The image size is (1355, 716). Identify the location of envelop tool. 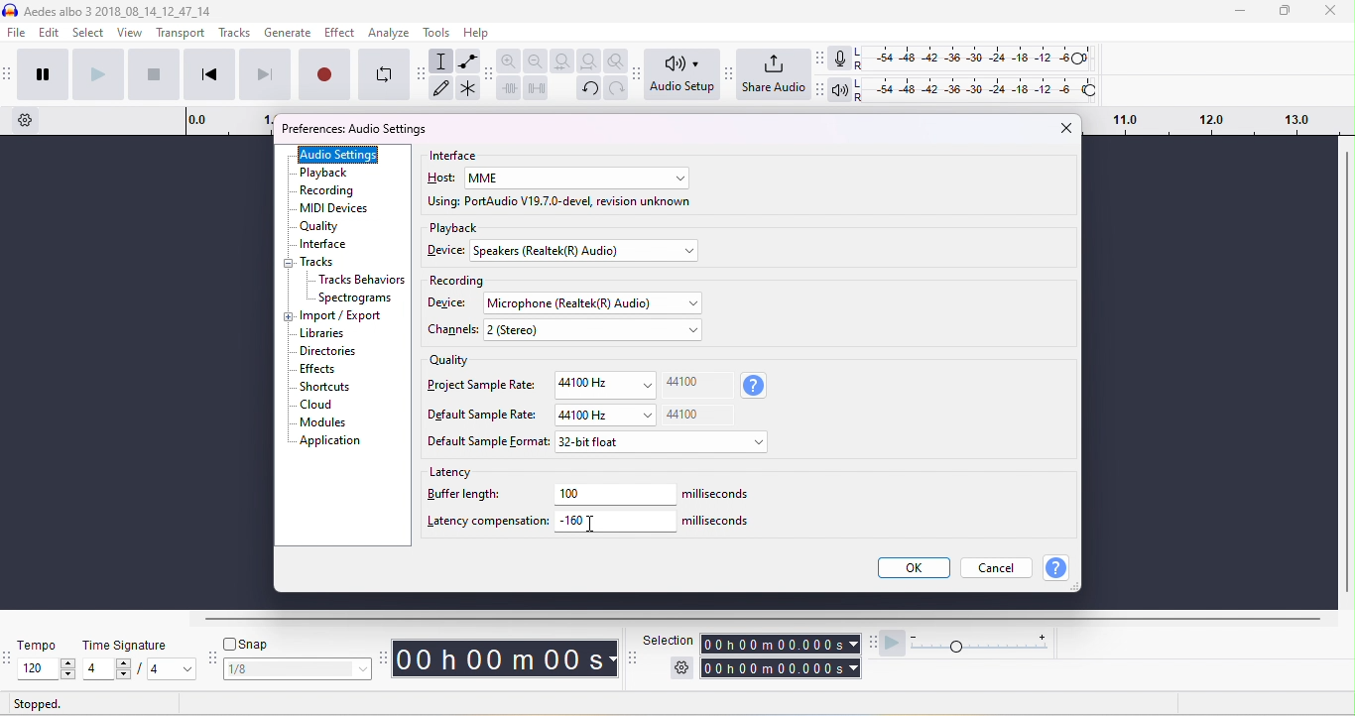
(469, 62).